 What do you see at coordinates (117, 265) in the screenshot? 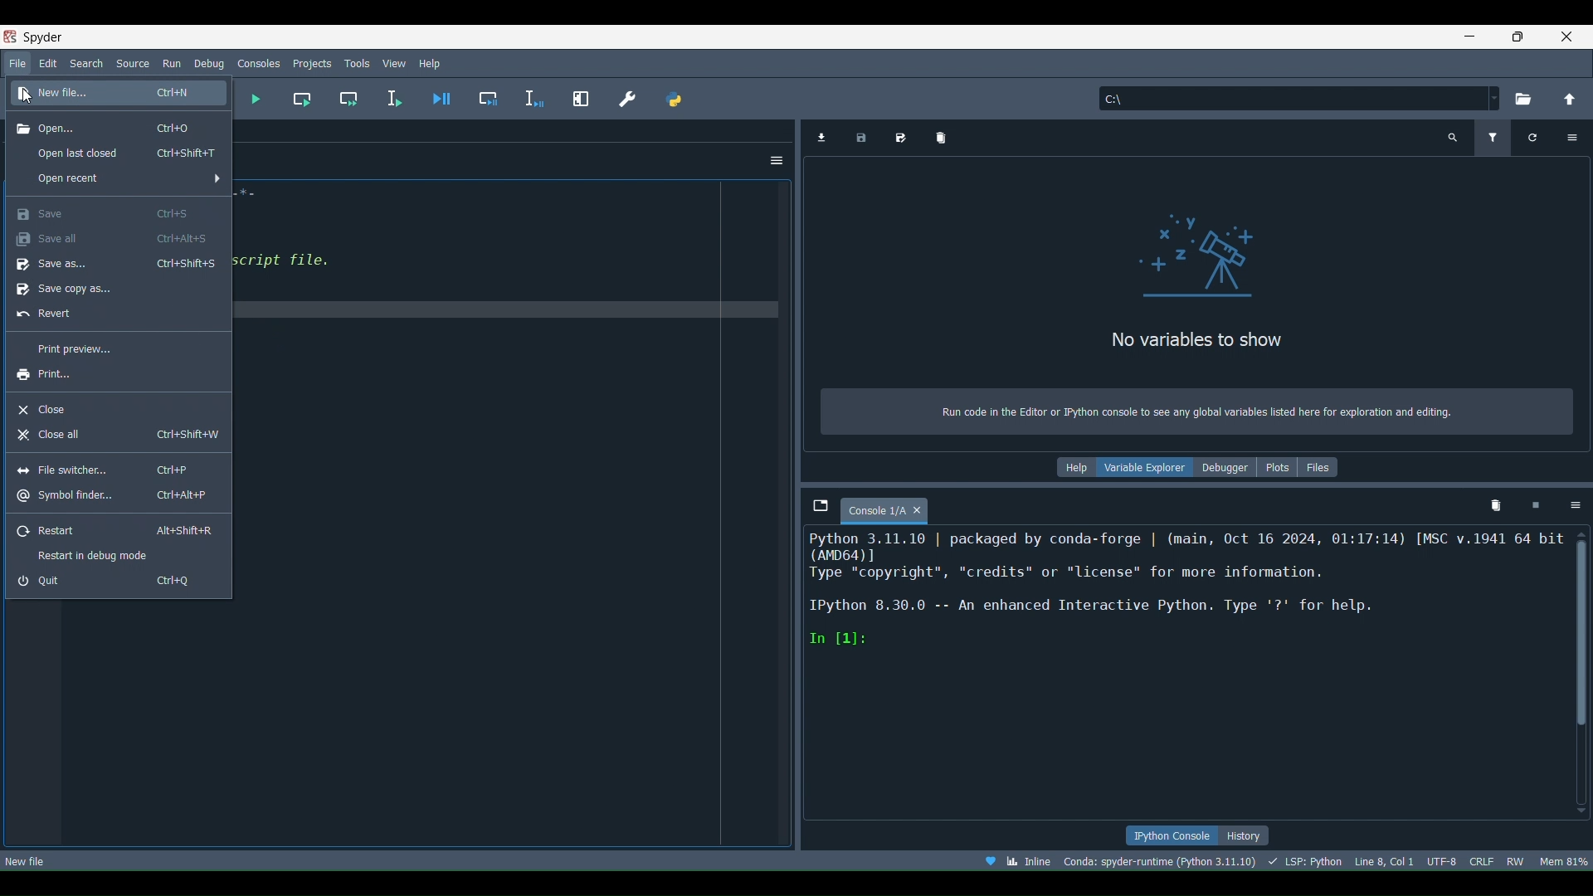
I see `Save as ` at bounding box center [117, 265].